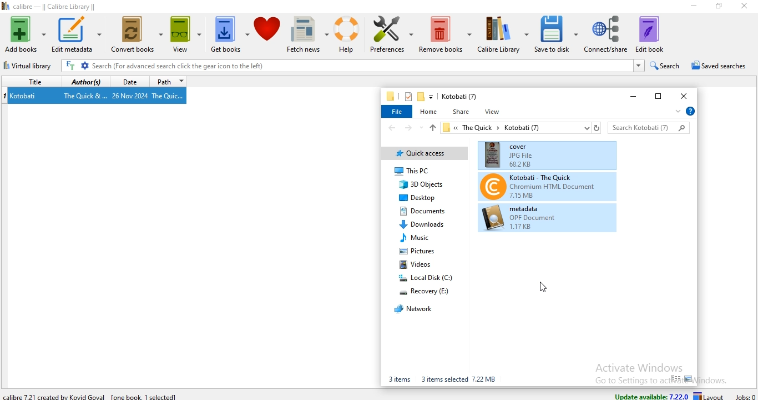 The height and width of the screenshot is (400, 758). What do you see at coordinates (425, 154) in the screenshot?
I see `quick access` at bounding box center [425, 154].